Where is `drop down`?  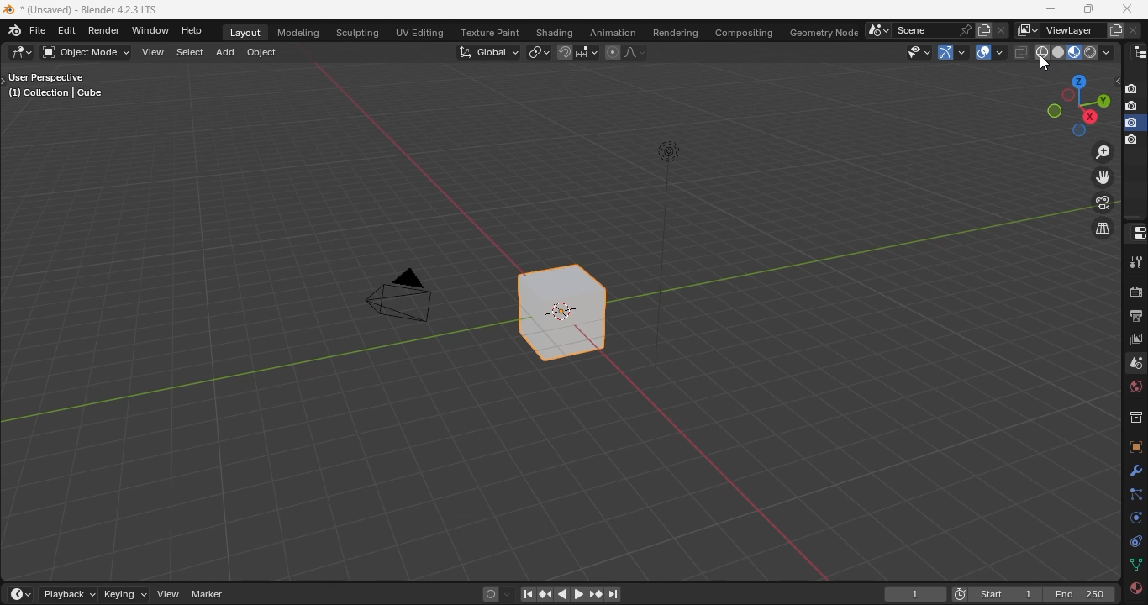
drop down is located at coordinates (1108, 52).